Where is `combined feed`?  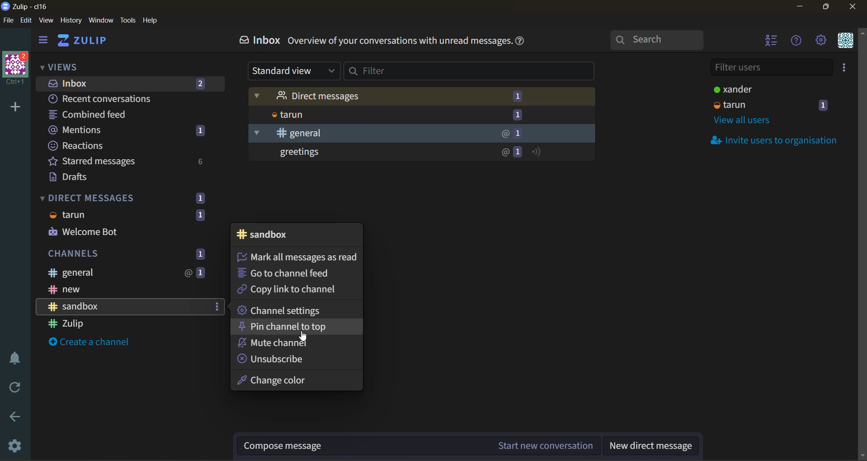 combined feed is located at coordinates (105, 114).